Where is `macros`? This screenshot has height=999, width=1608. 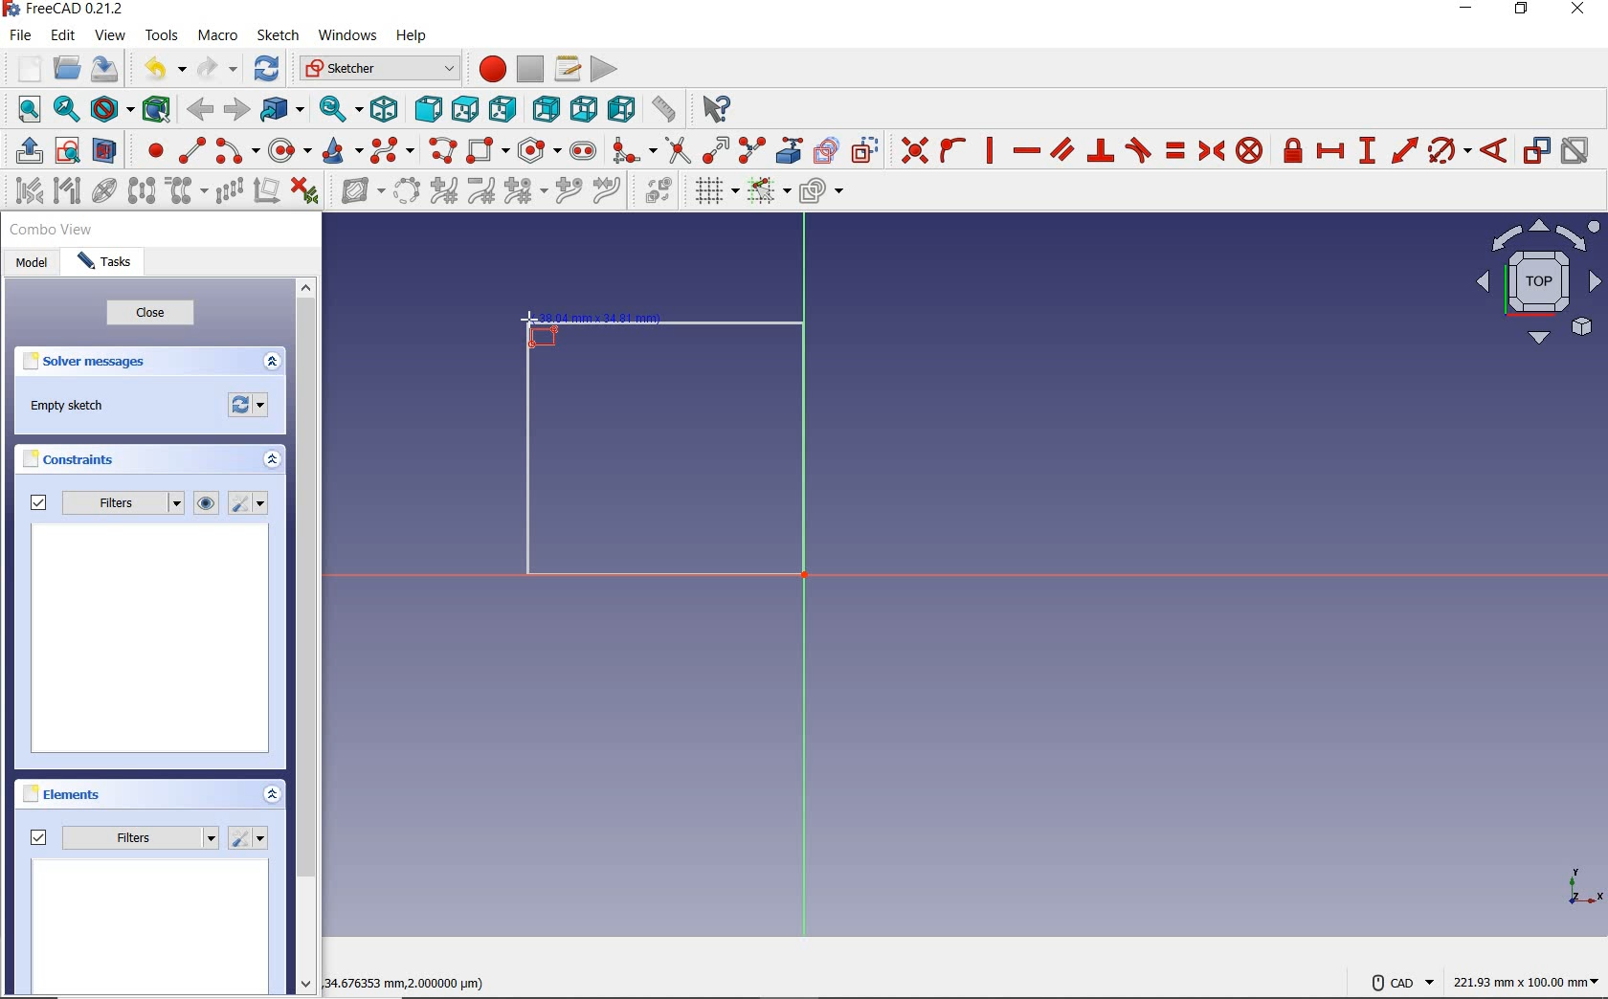 macros is located at coordinates (568, 69).